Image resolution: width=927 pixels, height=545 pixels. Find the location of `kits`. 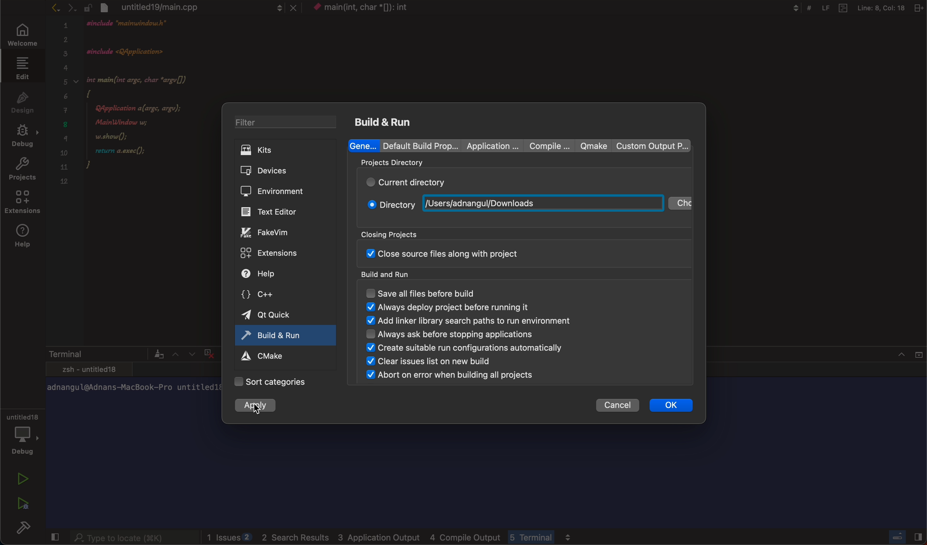

kits is located at coordinates (285, 149).